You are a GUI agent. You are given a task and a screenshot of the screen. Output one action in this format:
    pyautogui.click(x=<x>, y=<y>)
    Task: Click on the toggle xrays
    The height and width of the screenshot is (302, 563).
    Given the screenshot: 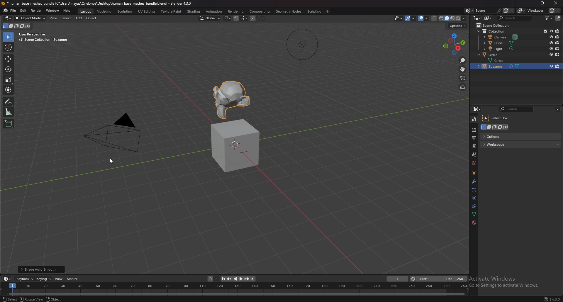 What is the action you would take?
    pyautogui.click(x=434, y=18)
    